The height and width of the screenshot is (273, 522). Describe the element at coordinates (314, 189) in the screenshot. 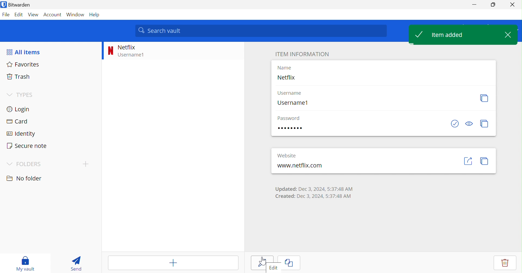

I see `Updated: Dec 3, 2024, 5:37:48 AM` at that location.